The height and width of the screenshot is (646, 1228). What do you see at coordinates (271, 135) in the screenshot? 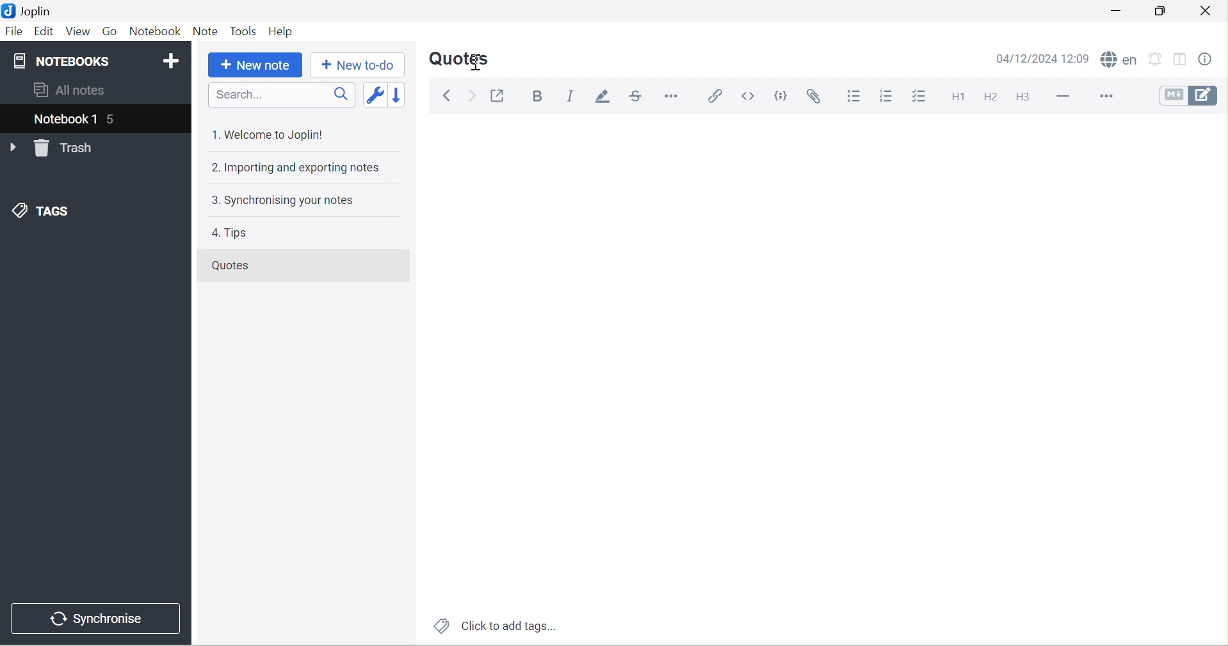
I see `1. Welcome to Joplin!` at bounding box center [271, 135].